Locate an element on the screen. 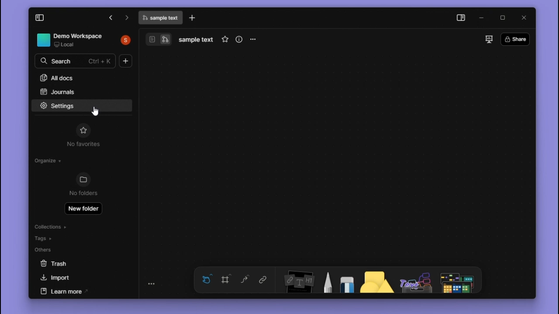  workspace name and details is located at coordinates (71, 41).